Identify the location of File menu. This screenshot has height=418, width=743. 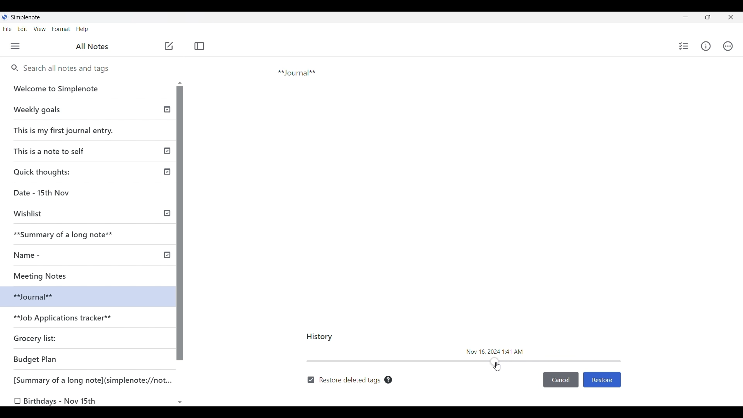
(8, 29).